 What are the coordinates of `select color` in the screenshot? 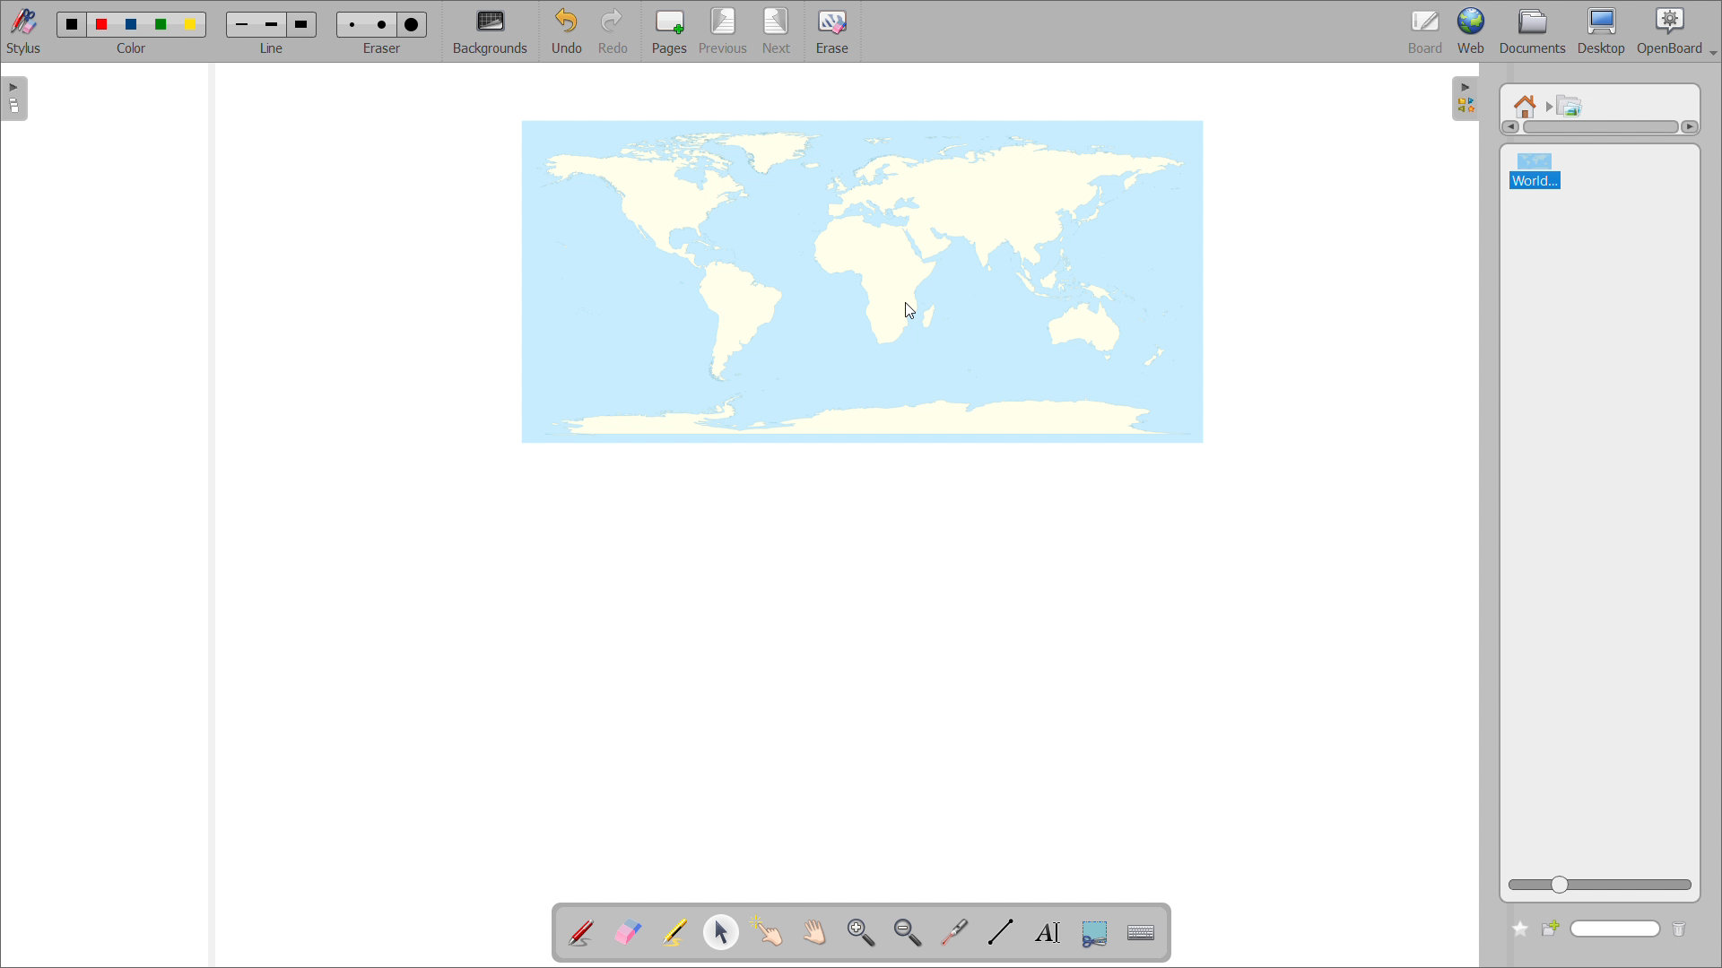 It's located at (132, 32).